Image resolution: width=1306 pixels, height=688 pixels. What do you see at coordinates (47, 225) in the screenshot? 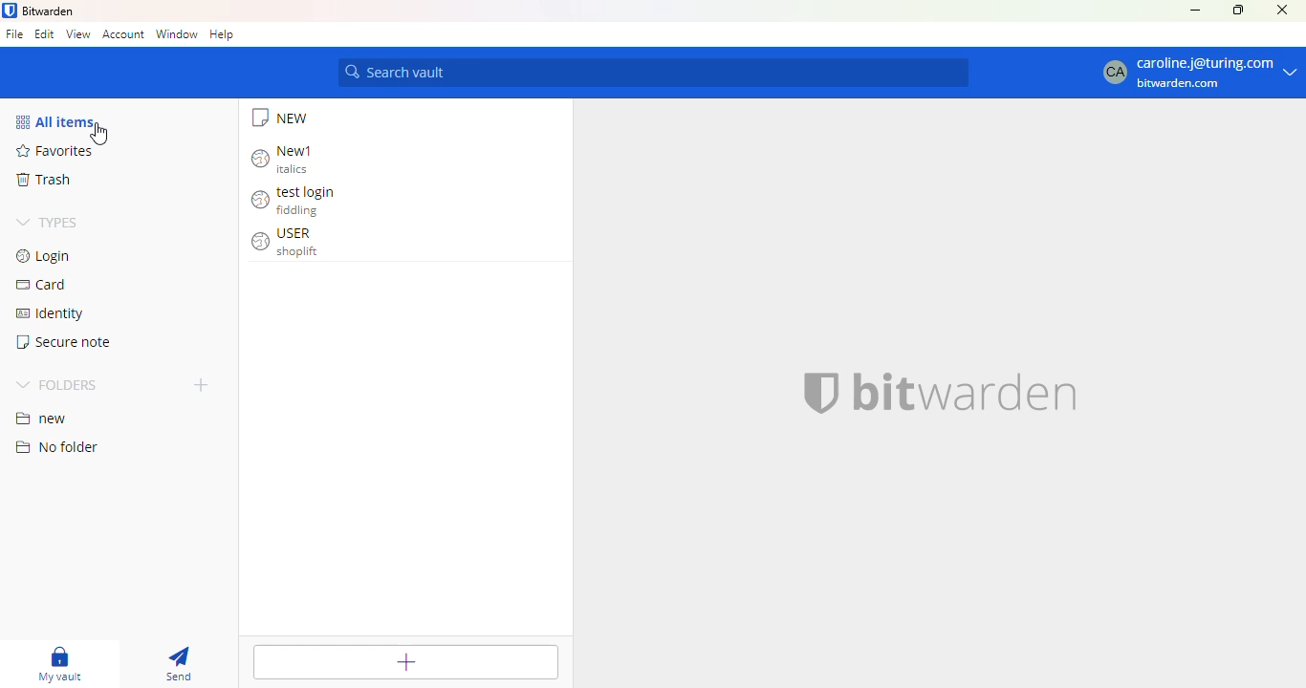
I see `types` at bounding box center [47, 225].